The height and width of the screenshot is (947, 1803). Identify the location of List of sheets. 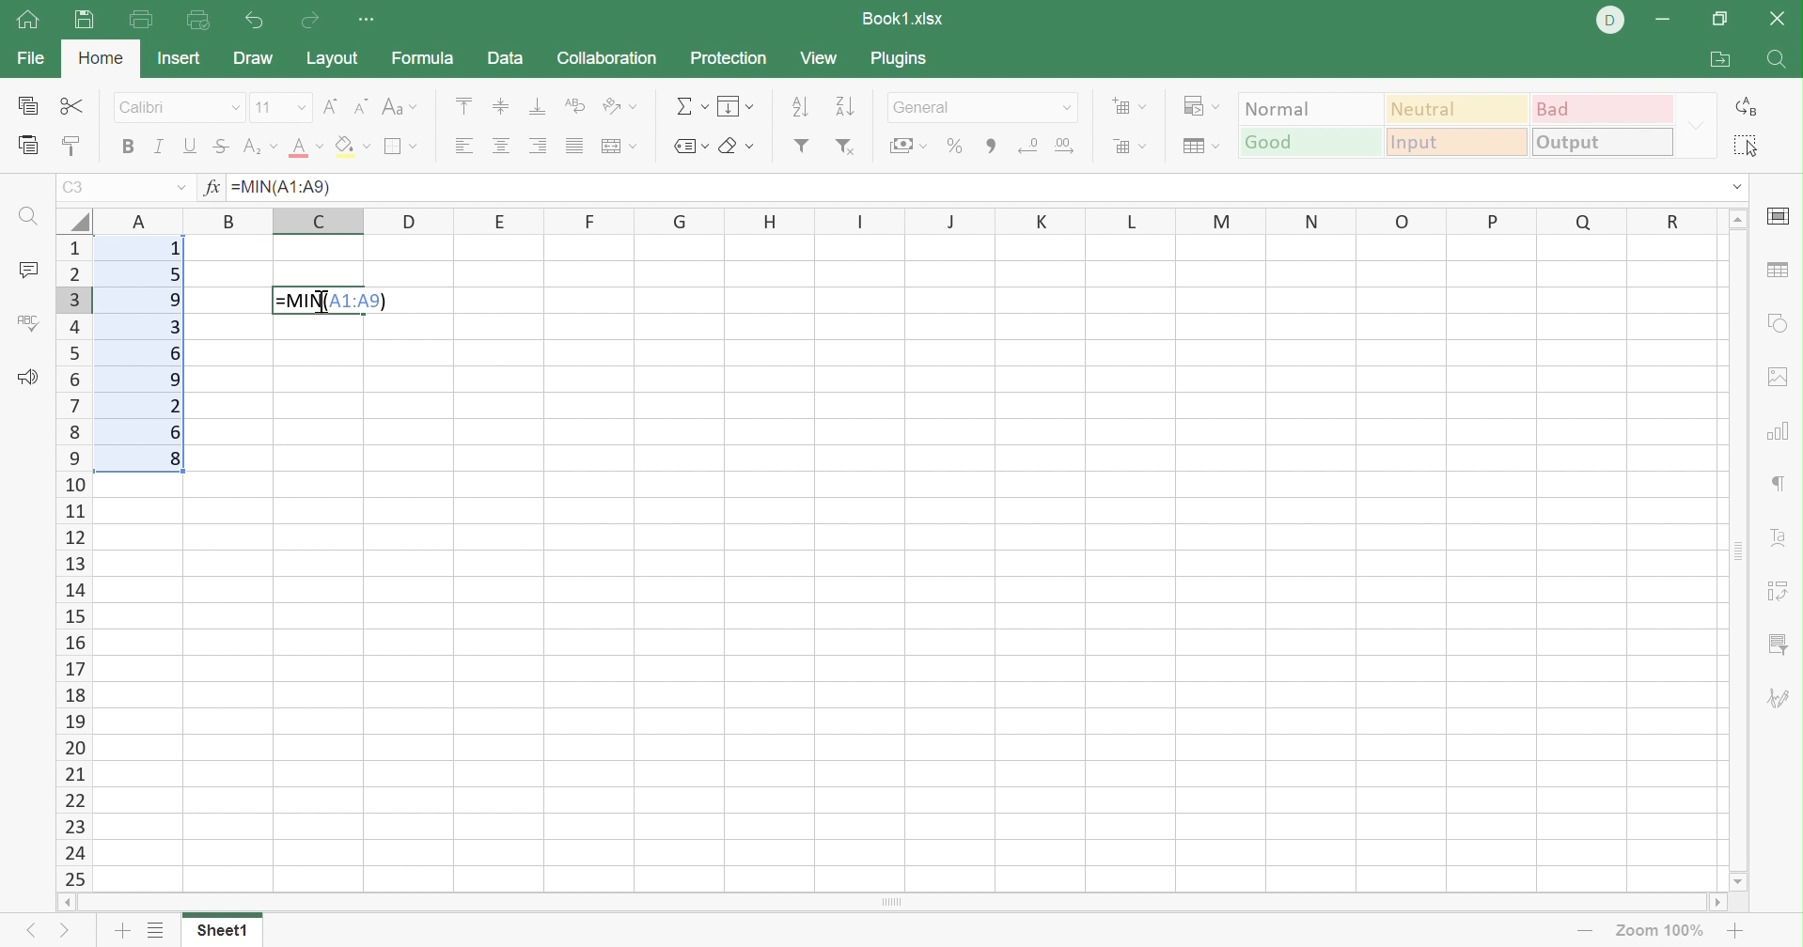
(162, 929).